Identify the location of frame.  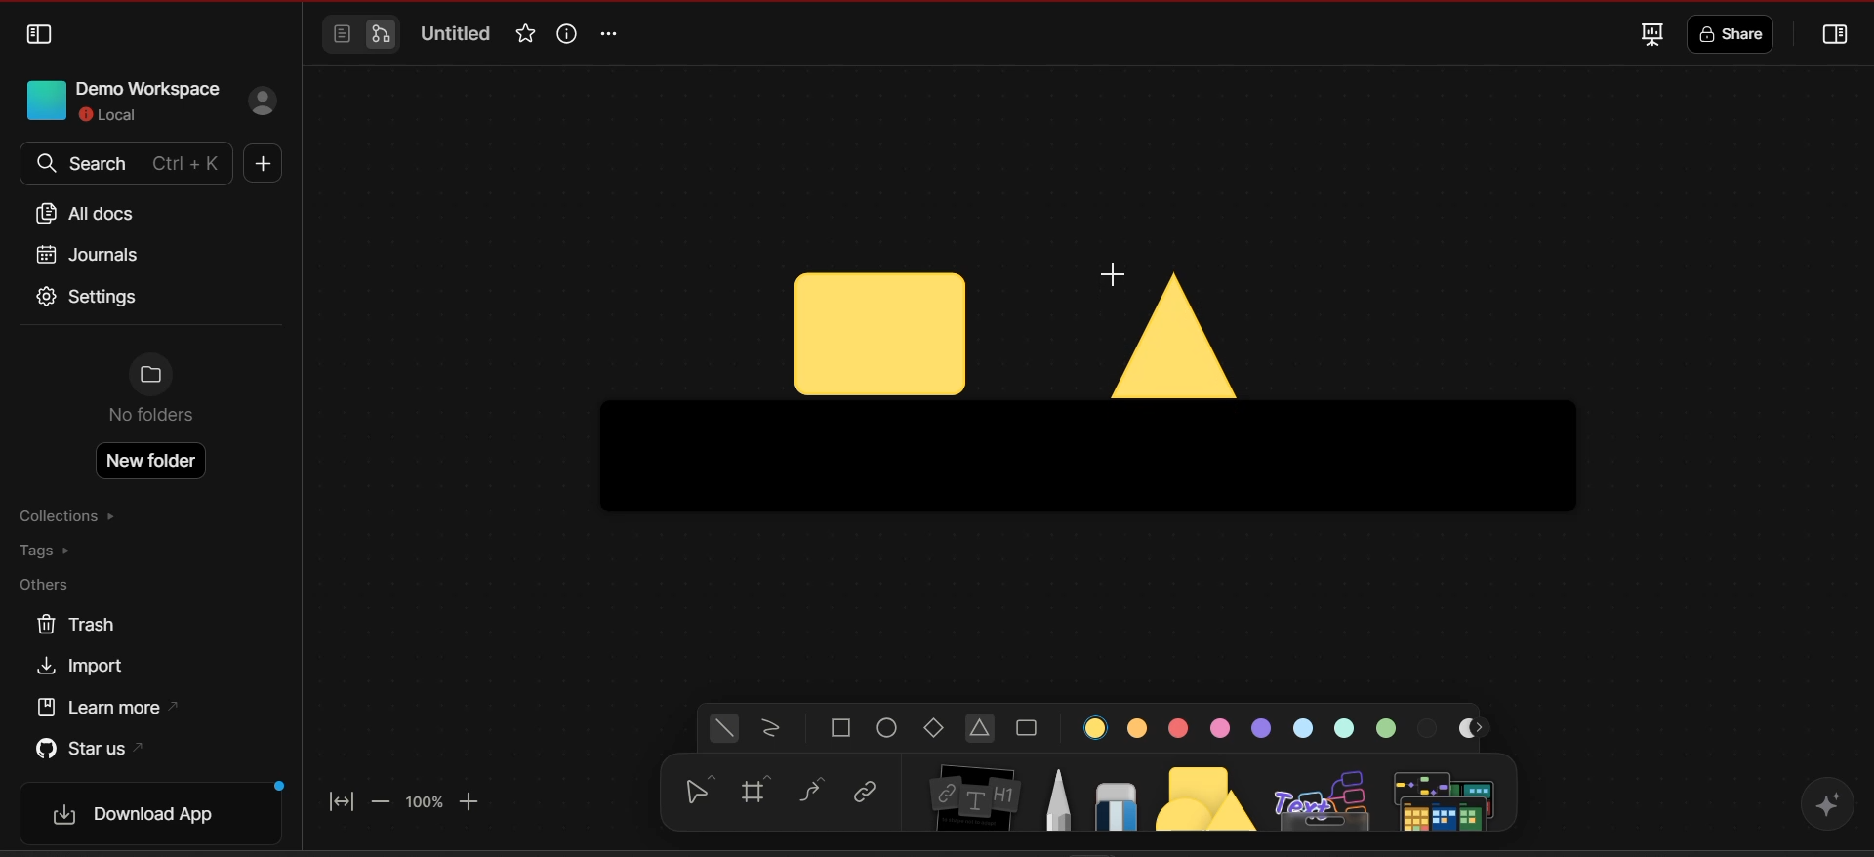
(762, 792).